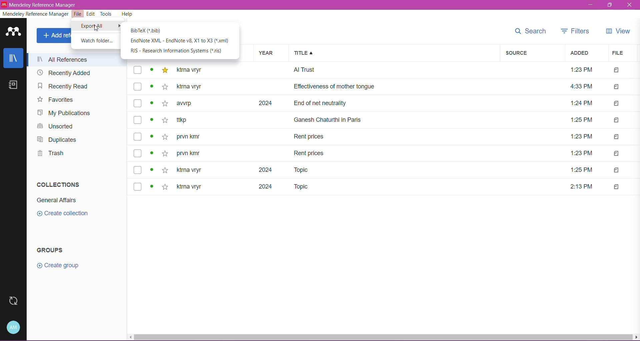 This screenshot has height=341, width=640. I want to click on Filters, so click(573, 31).